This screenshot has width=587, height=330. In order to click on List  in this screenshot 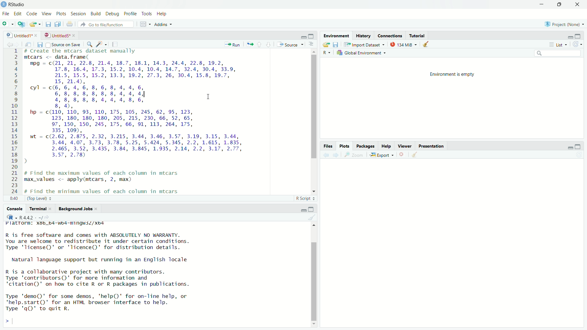, I will do `click(558, 44)`.